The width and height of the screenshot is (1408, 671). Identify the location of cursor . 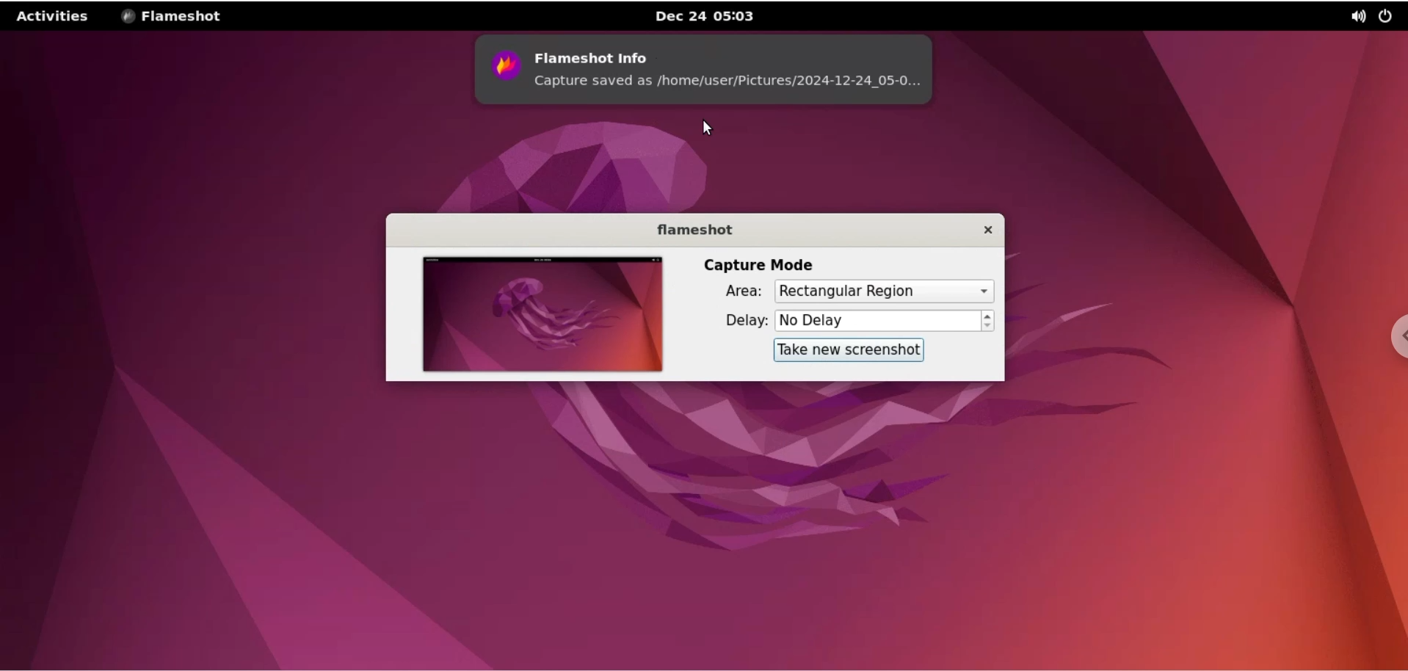
(710, 128).